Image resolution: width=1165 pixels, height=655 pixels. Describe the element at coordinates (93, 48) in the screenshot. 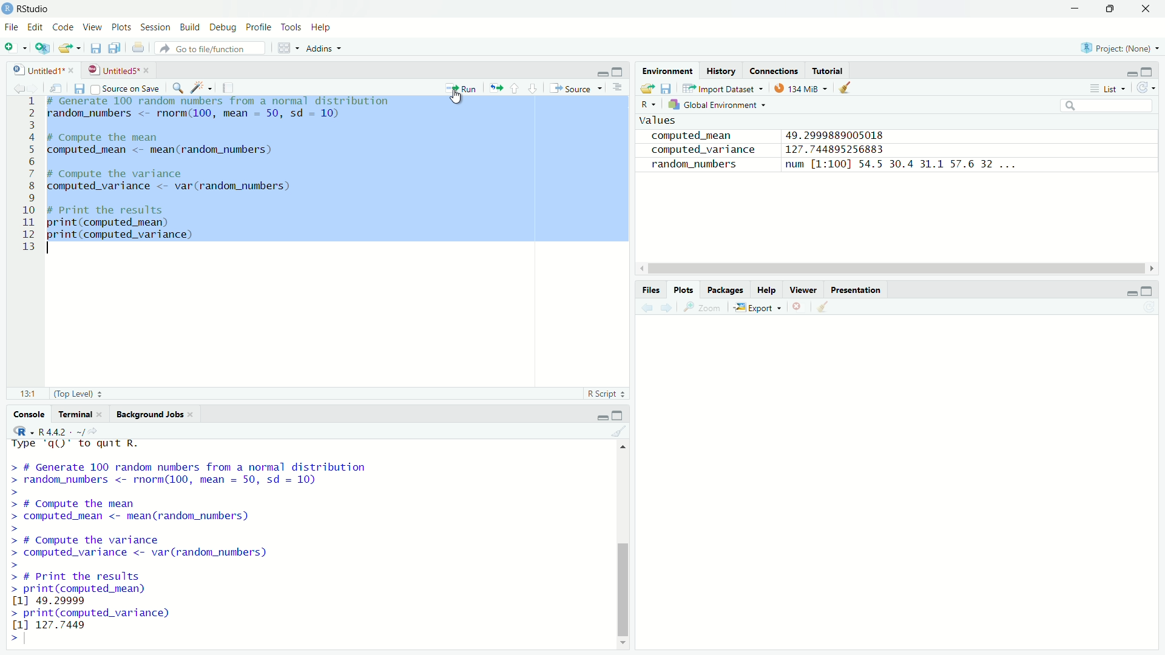

I see `save current document` at that location.